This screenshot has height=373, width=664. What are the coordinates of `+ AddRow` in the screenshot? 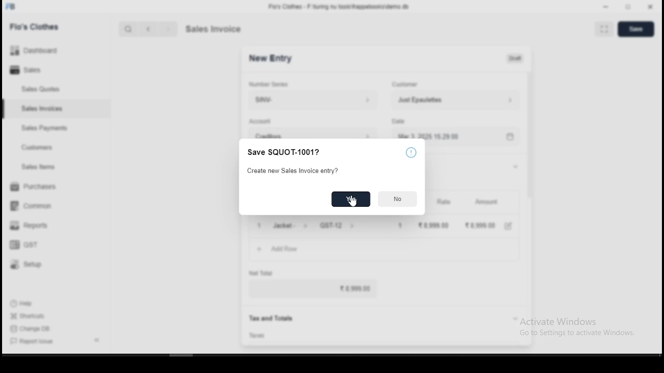 It's located at (379, 249).